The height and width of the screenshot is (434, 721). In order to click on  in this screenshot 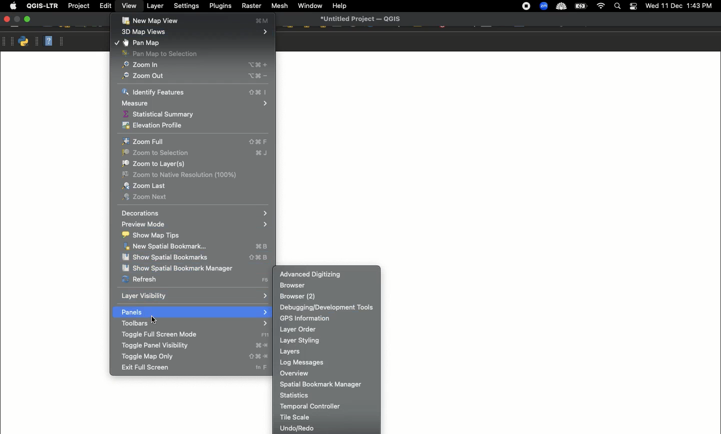, I will do `click(62, 42)`.